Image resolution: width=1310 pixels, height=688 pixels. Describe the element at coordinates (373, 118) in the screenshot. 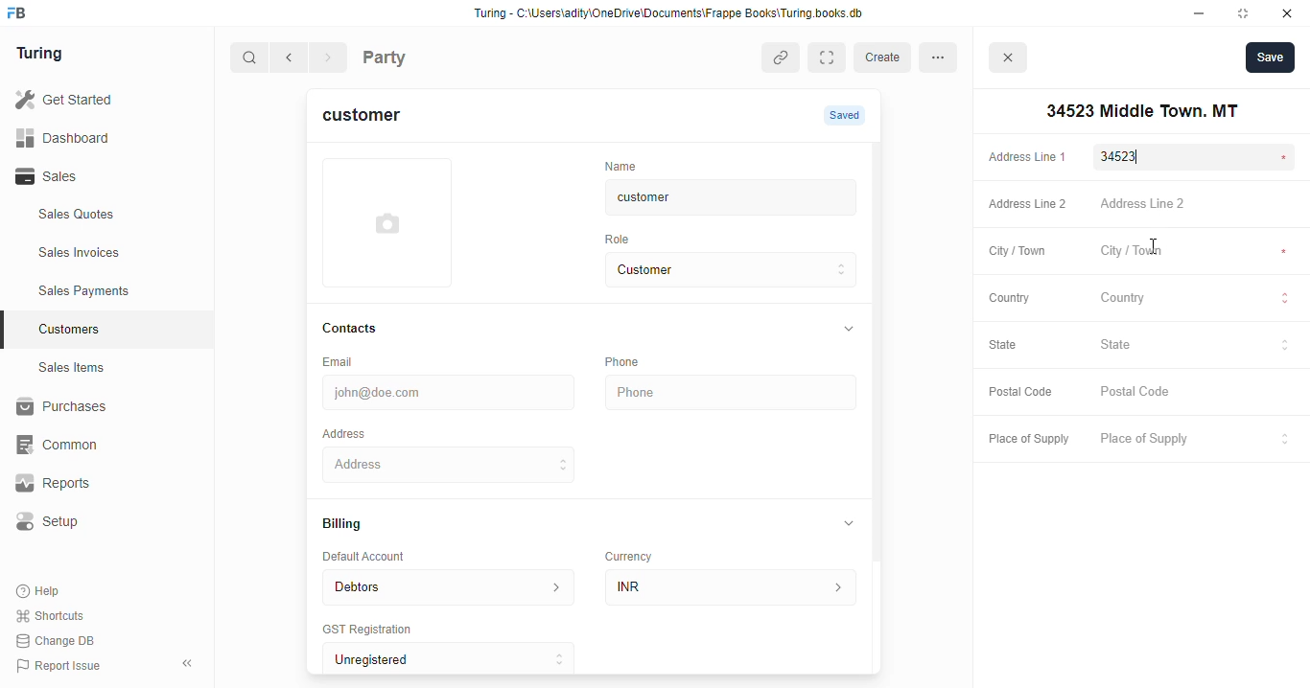

I see `customer` at that location.